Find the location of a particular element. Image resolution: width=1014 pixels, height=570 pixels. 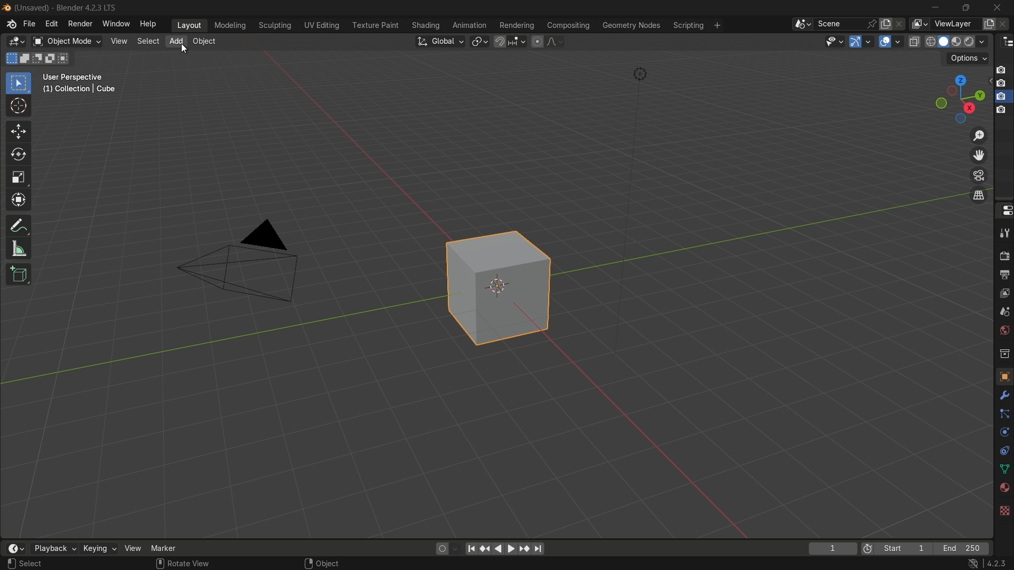

options is located at coordinates (968, 59).